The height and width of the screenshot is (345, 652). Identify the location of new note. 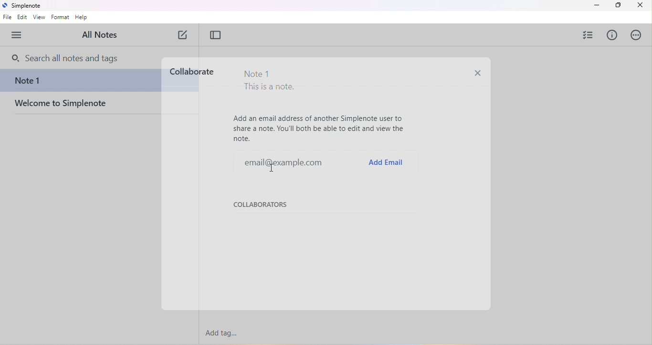
(184, 35).